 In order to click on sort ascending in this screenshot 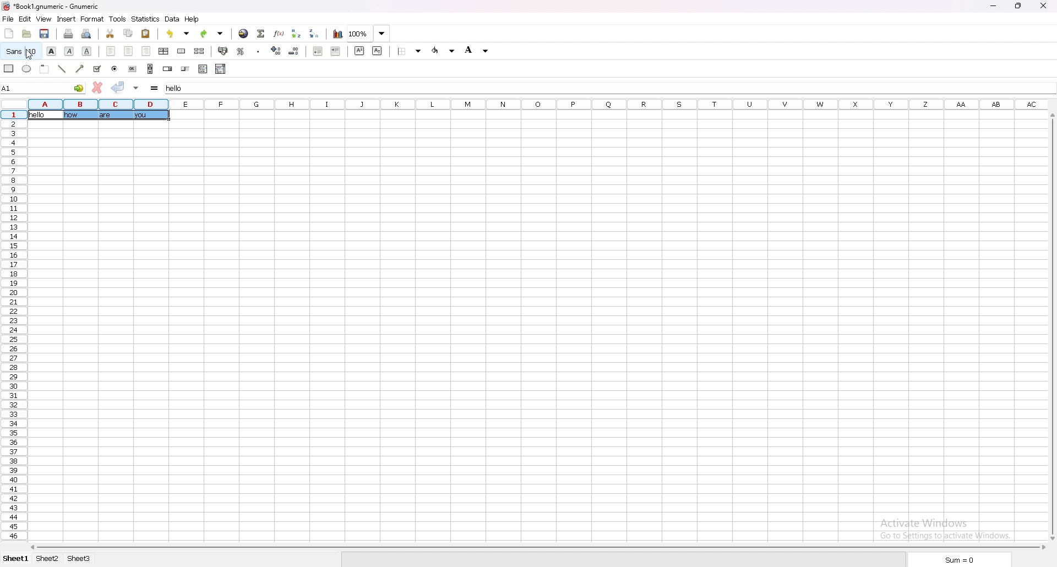, I will do `click(297, 32)`.